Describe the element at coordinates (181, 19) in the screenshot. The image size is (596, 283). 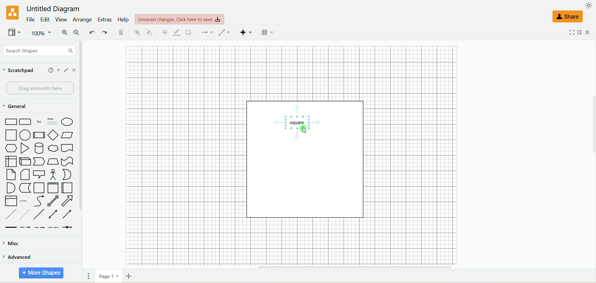
I see `text` at that location.